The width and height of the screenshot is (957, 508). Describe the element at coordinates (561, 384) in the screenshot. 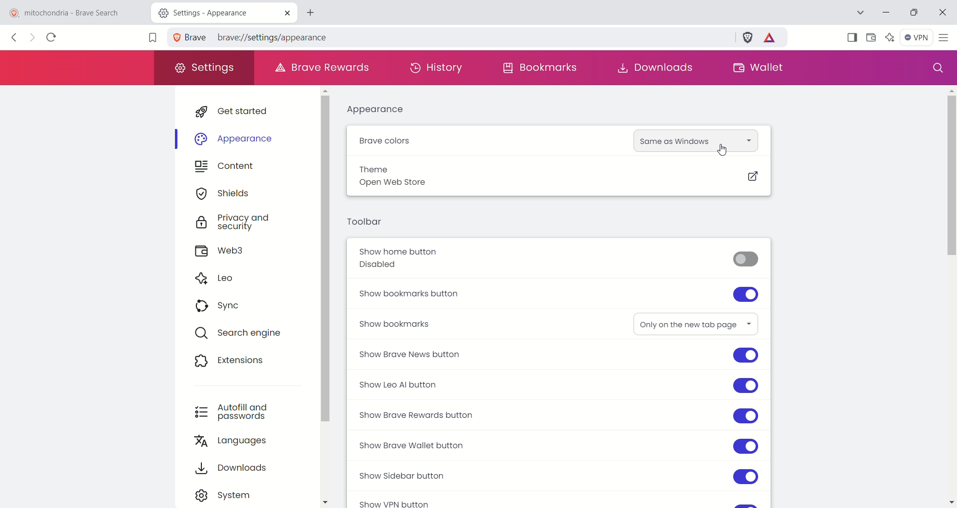

I see `show leo AI button` at that location.